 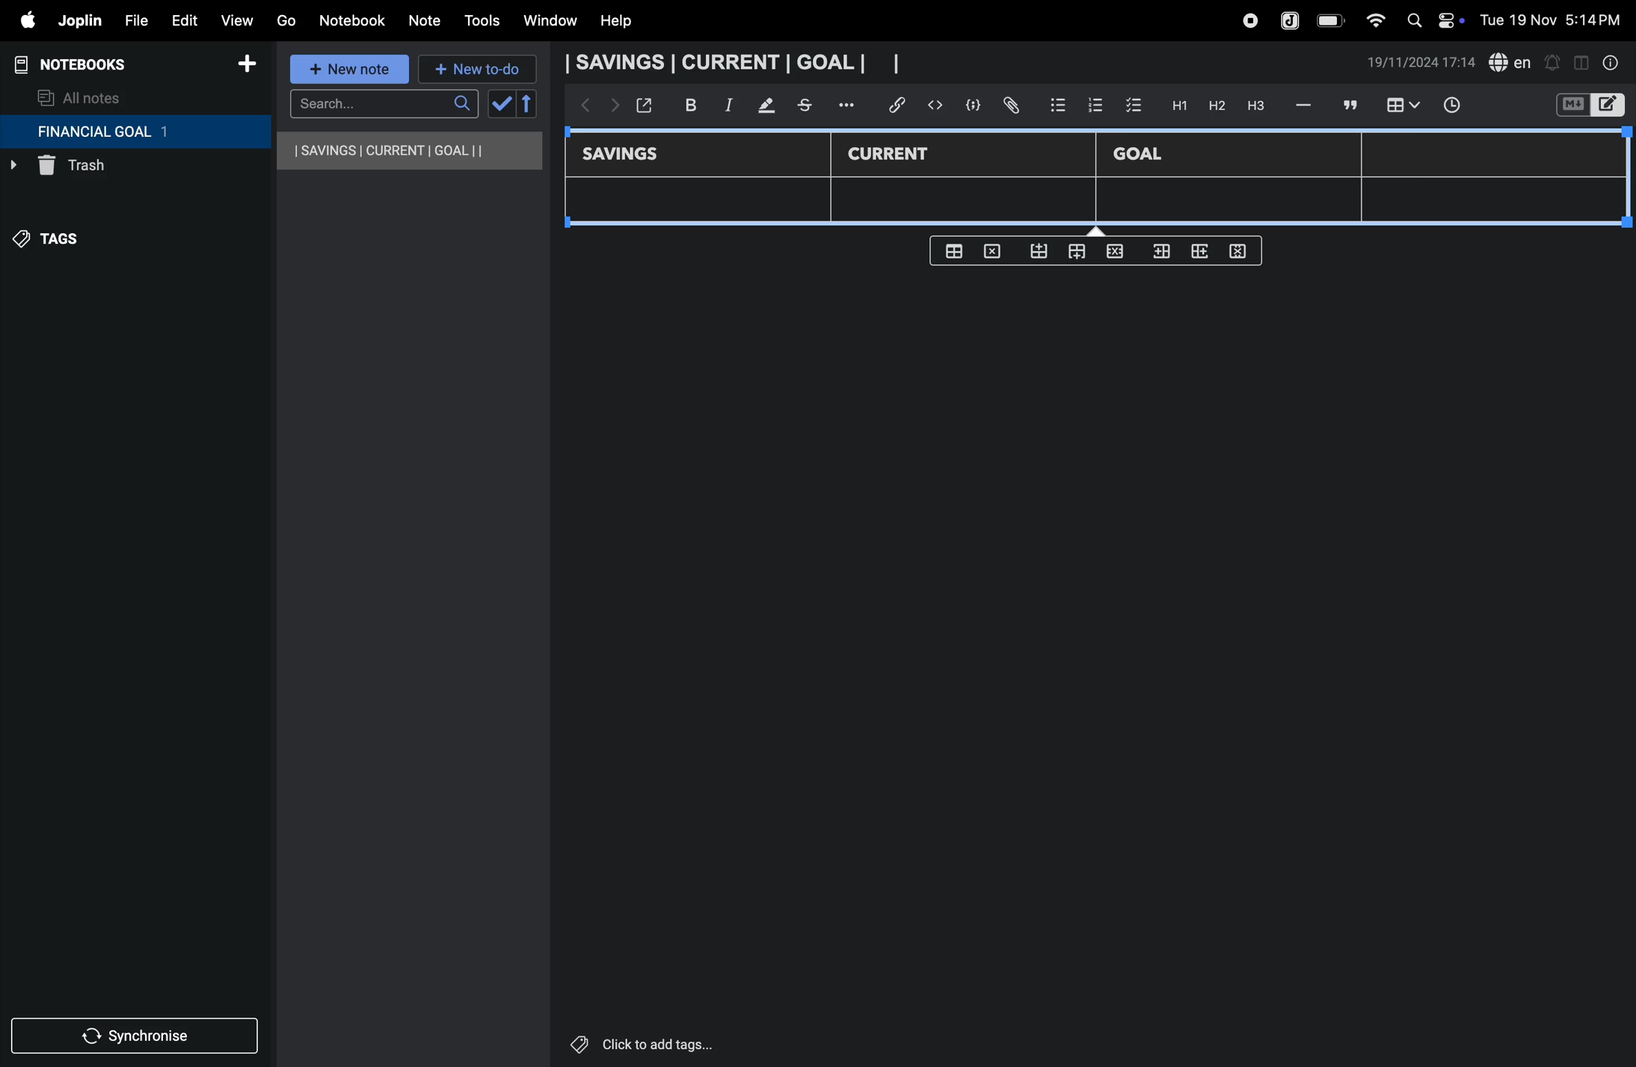 What do you see at coordinates (286, 19) in the screenshot?
I see `go` at bounding box center [286, 19].